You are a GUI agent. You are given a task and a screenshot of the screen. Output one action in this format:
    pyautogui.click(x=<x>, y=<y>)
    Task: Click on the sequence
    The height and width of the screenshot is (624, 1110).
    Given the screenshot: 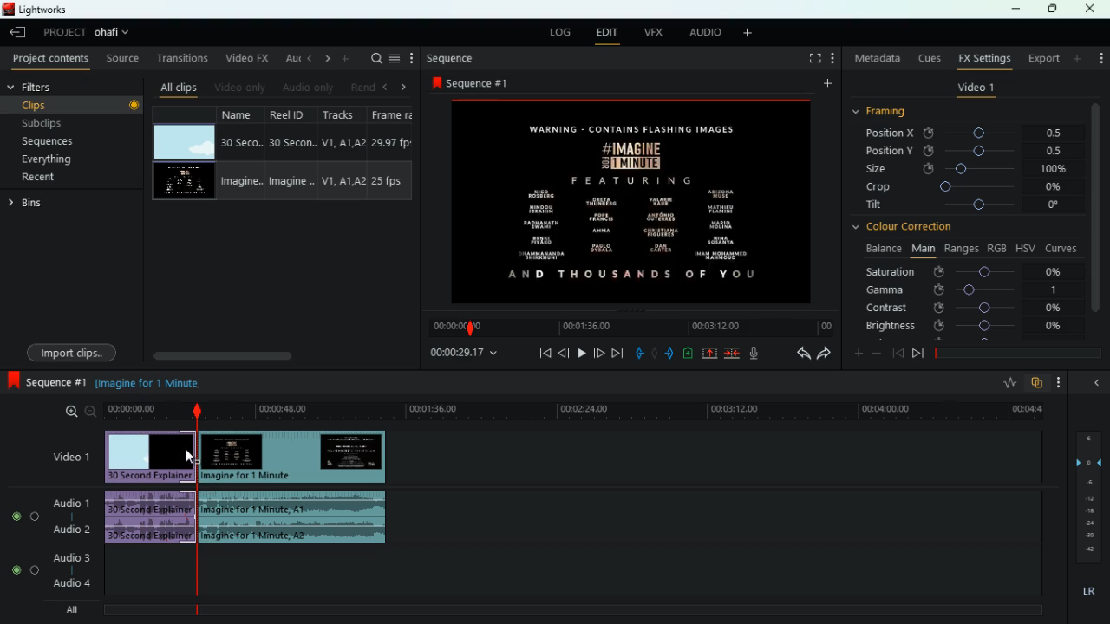 What is the action you would take?
    pyautogui.click(x=452, y=58)
    